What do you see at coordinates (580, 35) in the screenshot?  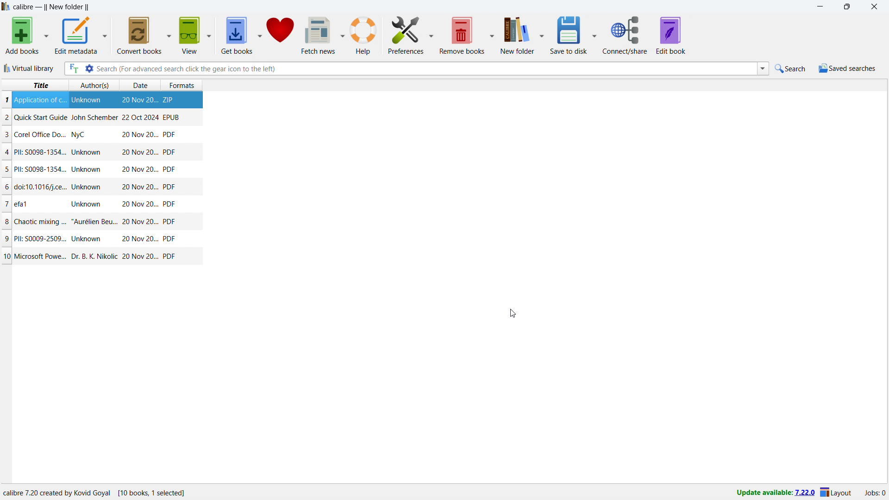 I see `save to disk` at bounding box center [580, 35].